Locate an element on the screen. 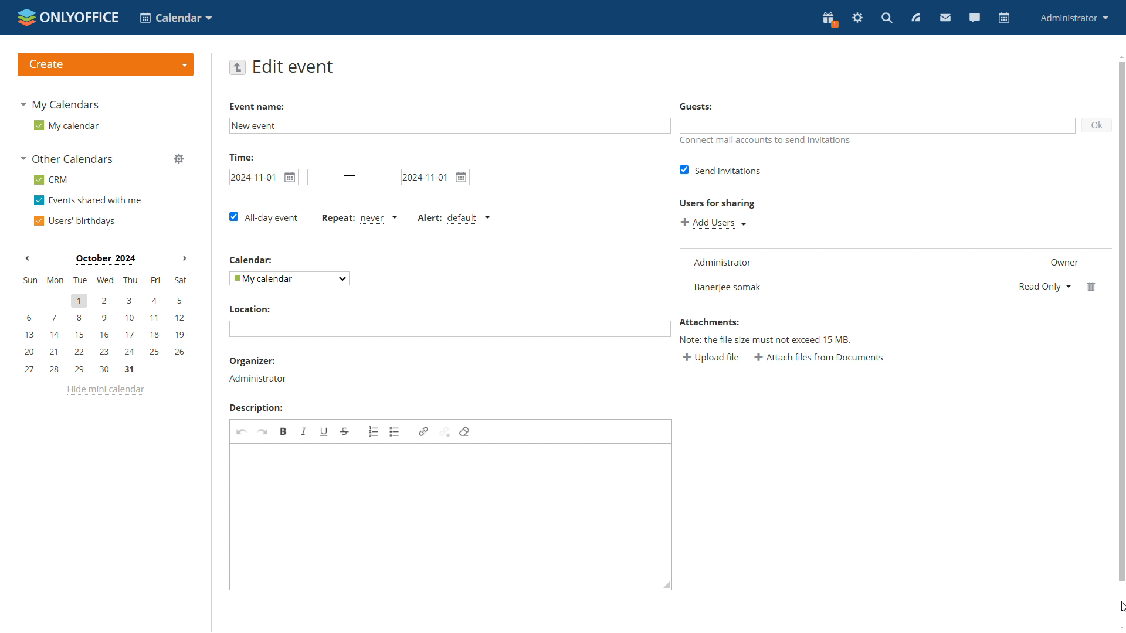 The image size is (1126, 633). new user added is located at coordinates (842, 285).